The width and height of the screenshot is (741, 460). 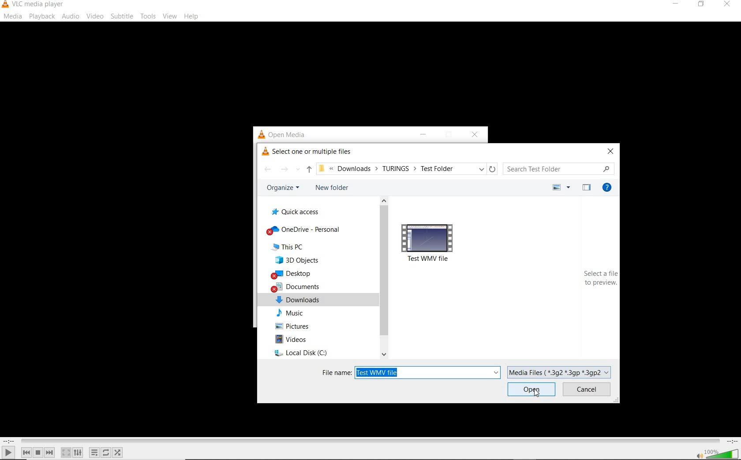 I want to click on subtitle, so click(x=122, y=16).